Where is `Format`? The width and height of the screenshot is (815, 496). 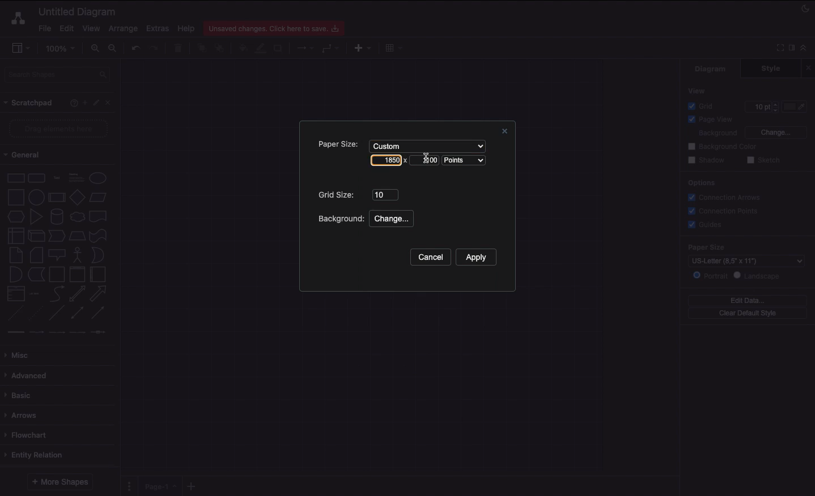 Format is located at coordinates (792, 49).